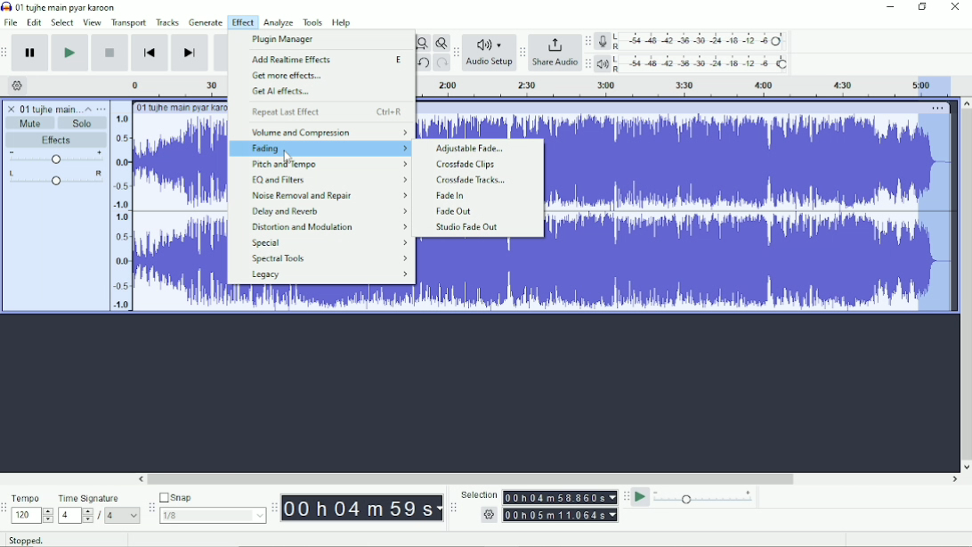 Image resolution: width=972 pixels, height=547 pixels. What do you see at coordinates (33, 515) in the screenshot?
I see `120` at bounding box center [33, 515].